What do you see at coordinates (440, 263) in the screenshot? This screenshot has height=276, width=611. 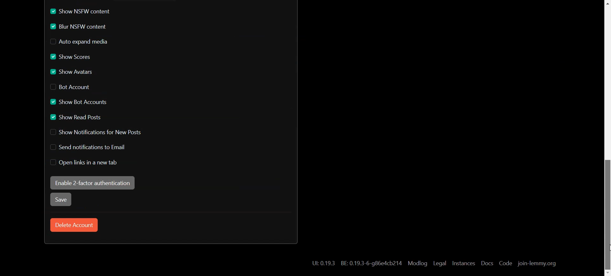 I see `Legal` at bounding box center [440, 263].